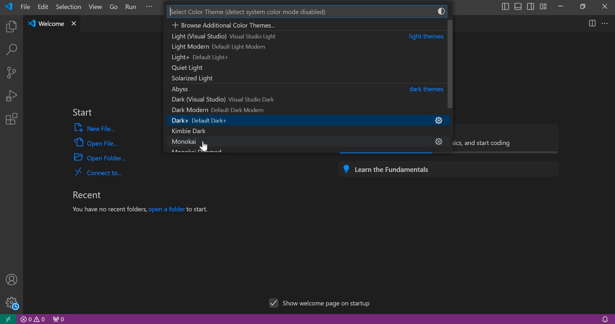 This screenshot has width=615, height=324. I want to click on run, so click(132, 8).